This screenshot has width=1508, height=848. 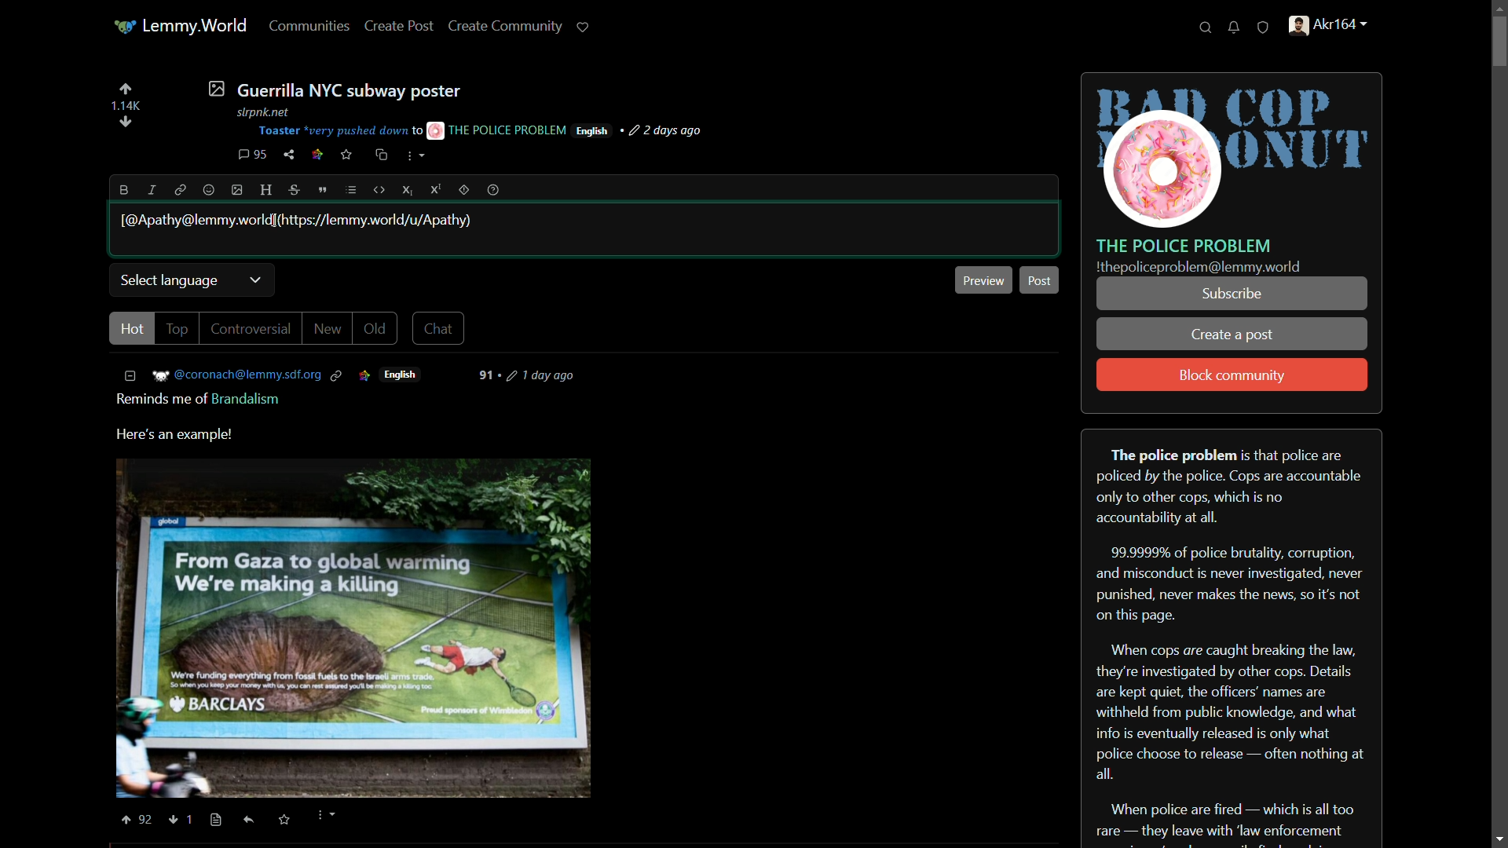 I want to click on , so click(x=196, y=817).